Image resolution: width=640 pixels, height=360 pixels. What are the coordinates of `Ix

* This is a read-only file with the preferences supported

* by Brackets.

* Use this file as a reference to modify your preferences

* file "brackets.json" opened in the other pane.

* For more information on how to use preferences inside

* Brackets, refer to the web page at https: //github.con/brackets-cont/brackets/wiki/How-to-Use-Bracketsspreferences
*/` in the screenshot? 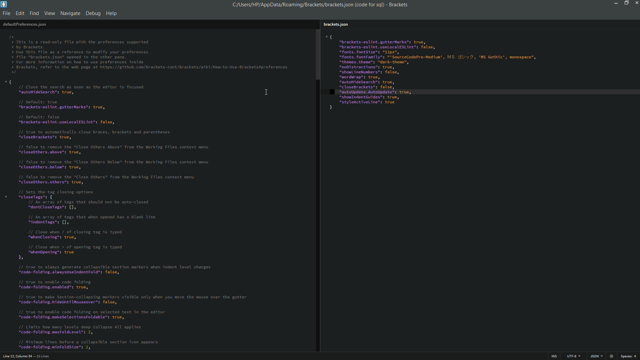 It's located at (152, 53).